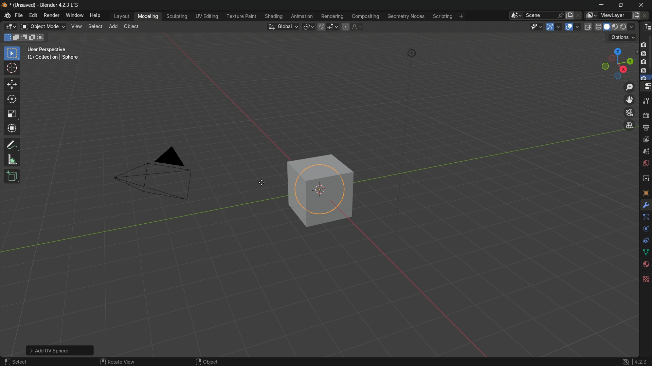 The width and height of the screenshot is (652, 366). What do you see at coordinates (646, 205) in the screenshot?
I see `Modifiers Tab` at bounding box center [646, 205].